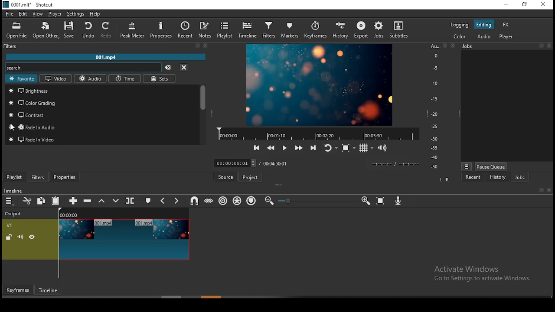 The image size is (555, 312). I want to click on append, so click(70, 201).